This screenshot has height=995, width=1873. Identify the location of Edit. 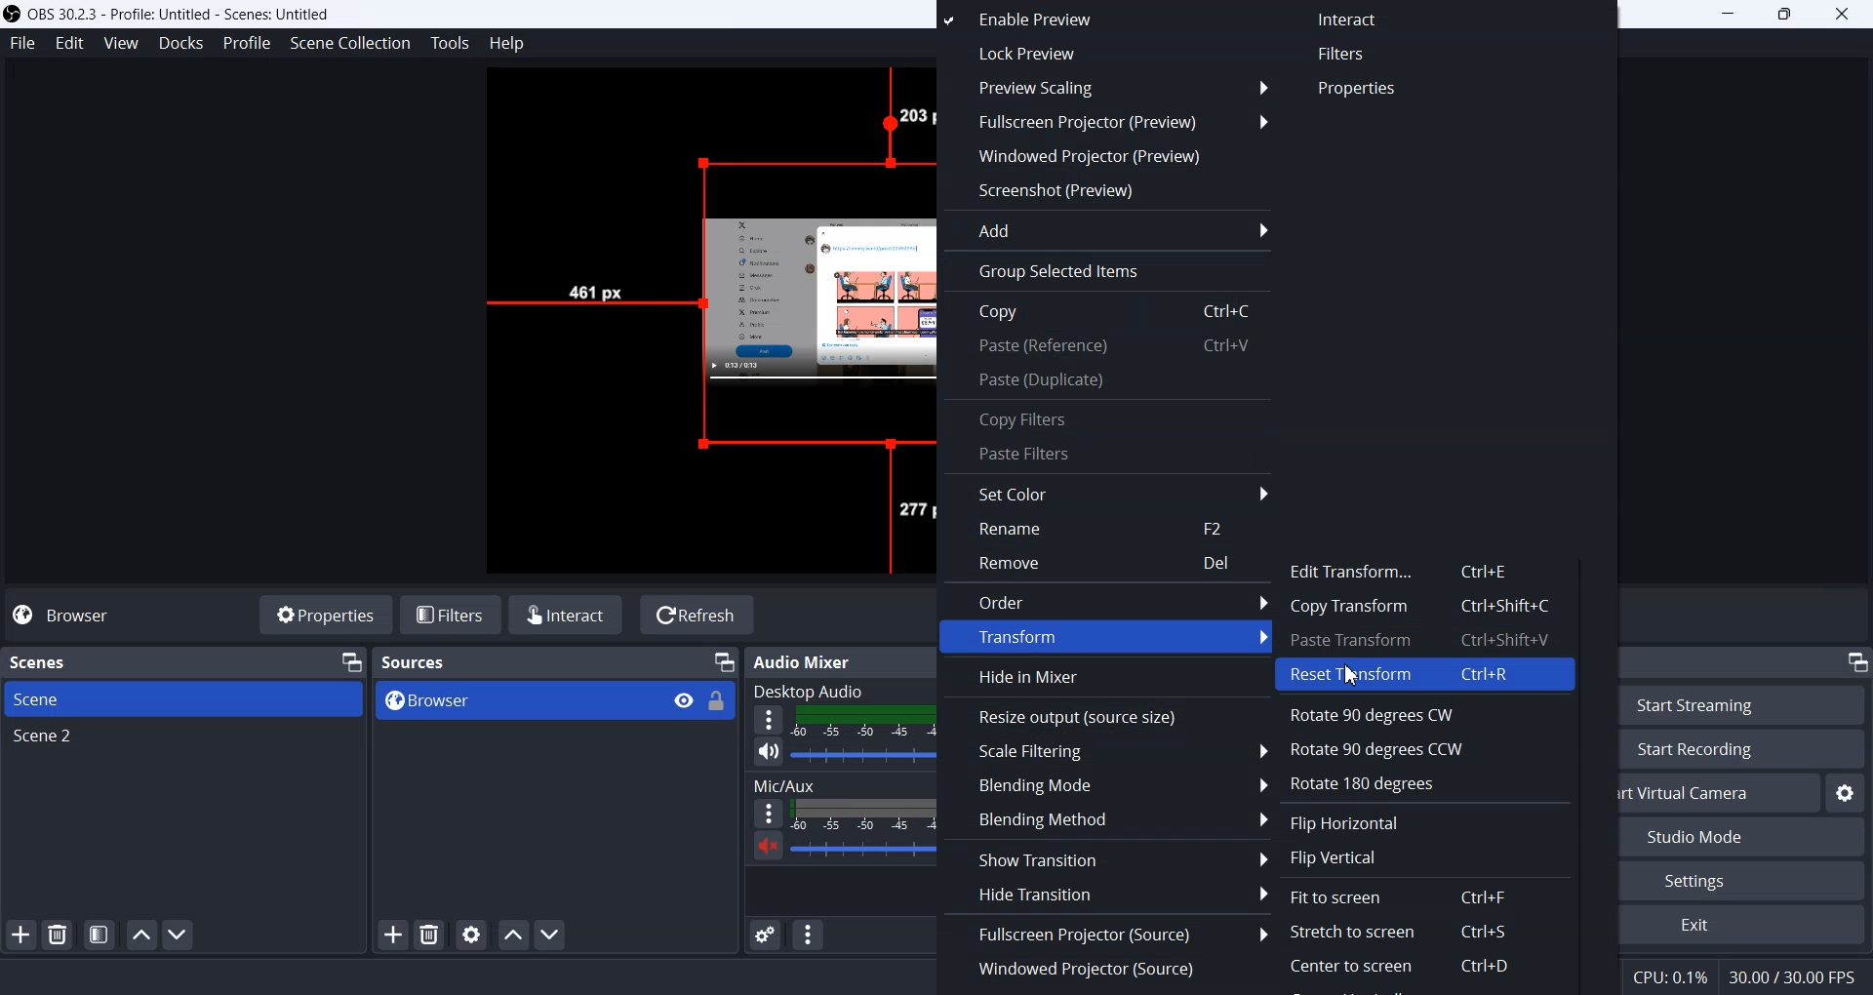
(67, 43).